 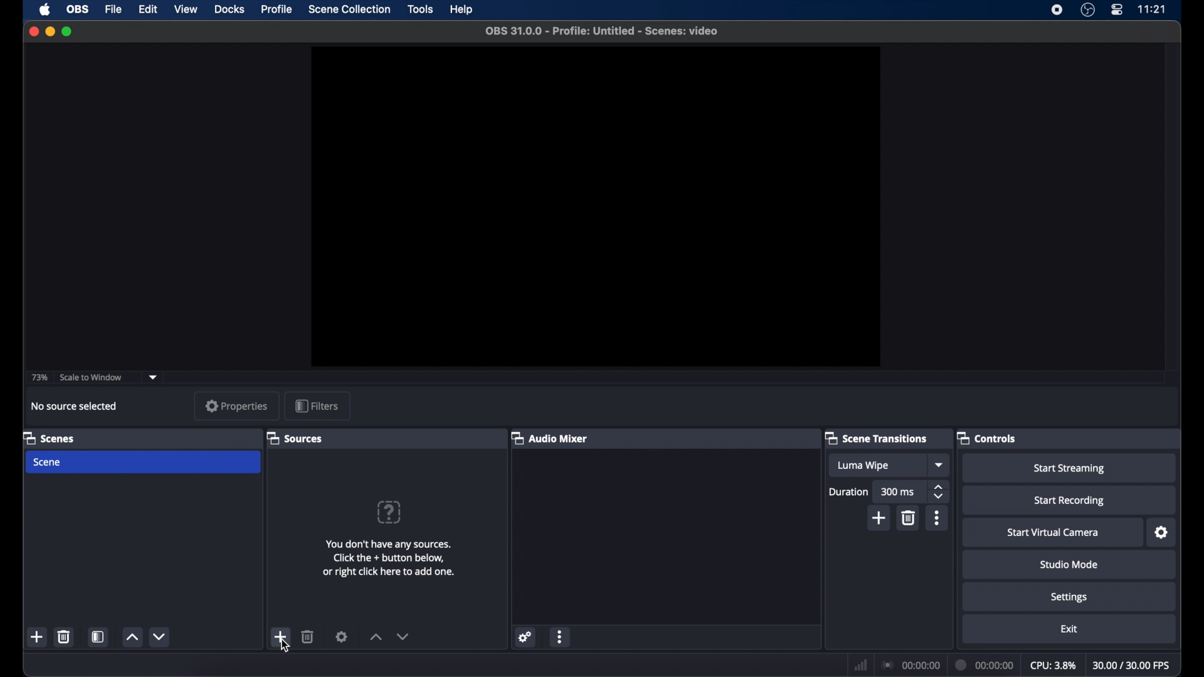 What do you see at coordinates (147, 10) in the screenshot?
I see `edit` at bounding box center [147, 10].